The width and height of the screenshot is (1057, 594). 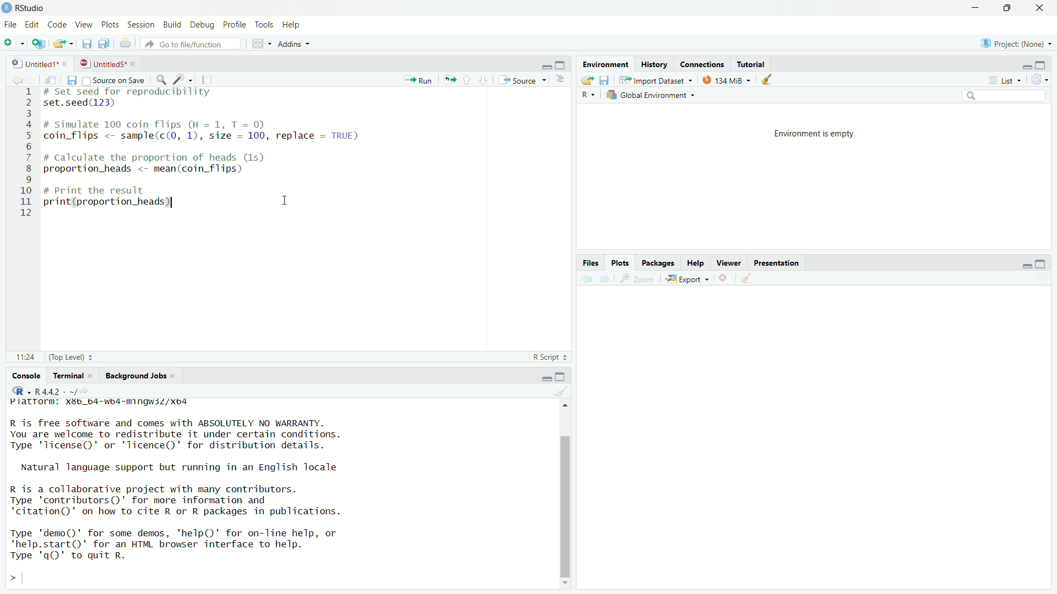 I want to click on search field, so click(x=1005, y=95).